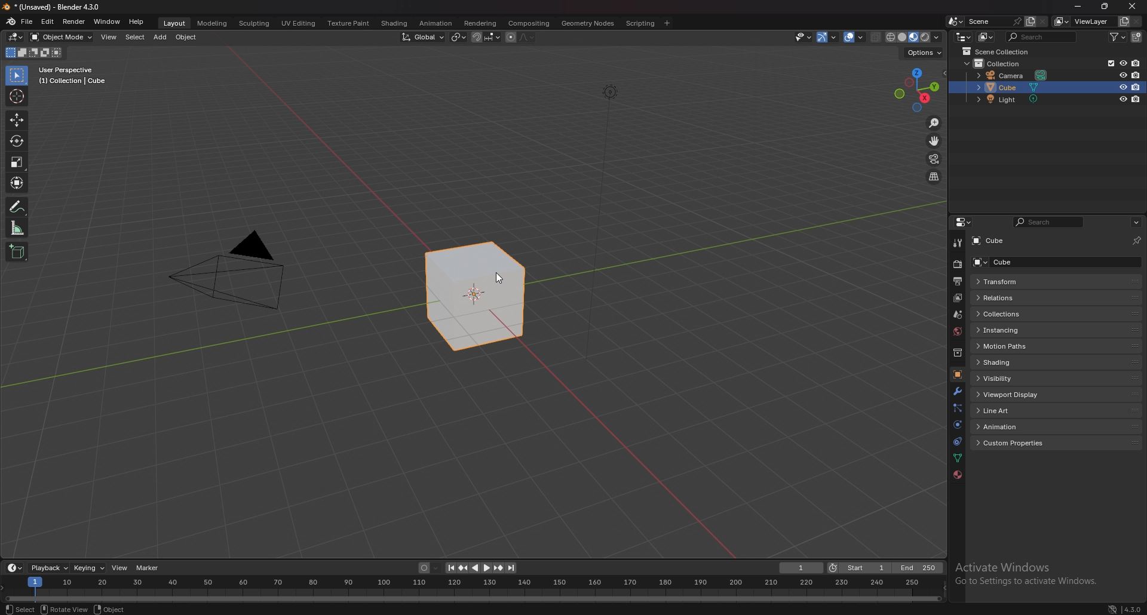 The width and height of the screenshot is (1147, 615). I want to click on animation, so click(436, 23).